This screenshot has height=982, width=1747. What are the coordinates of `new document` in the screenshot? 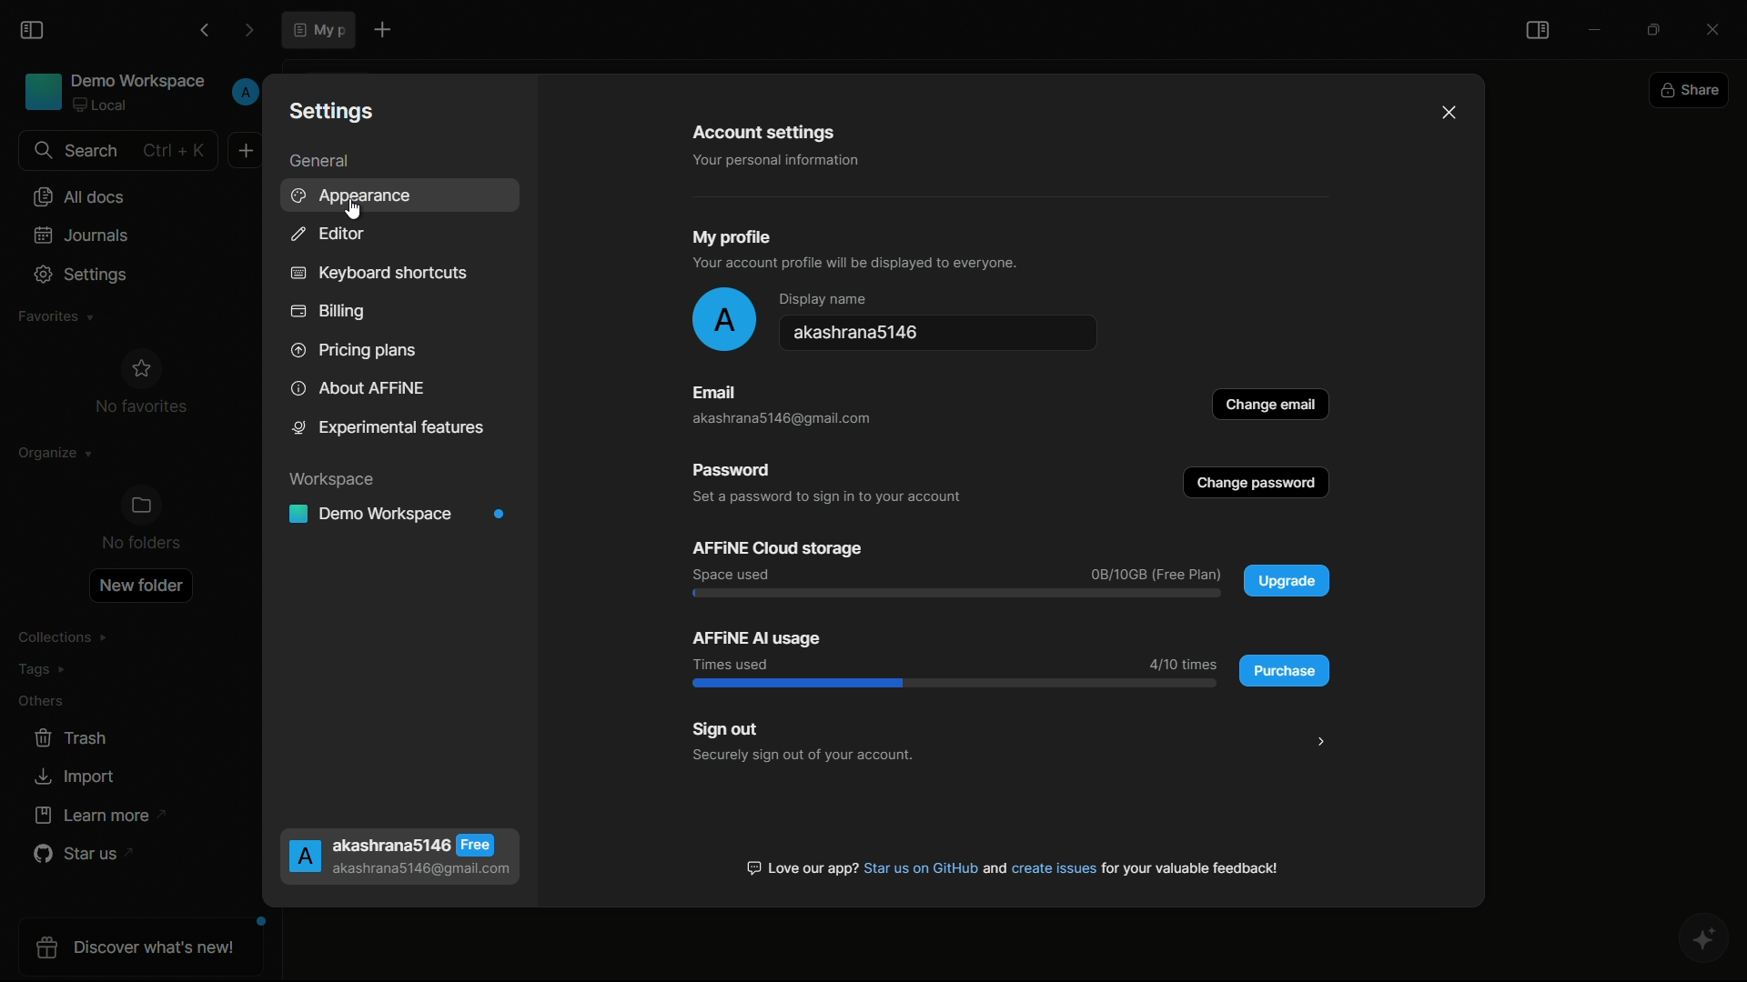 It's located at (247, 149).